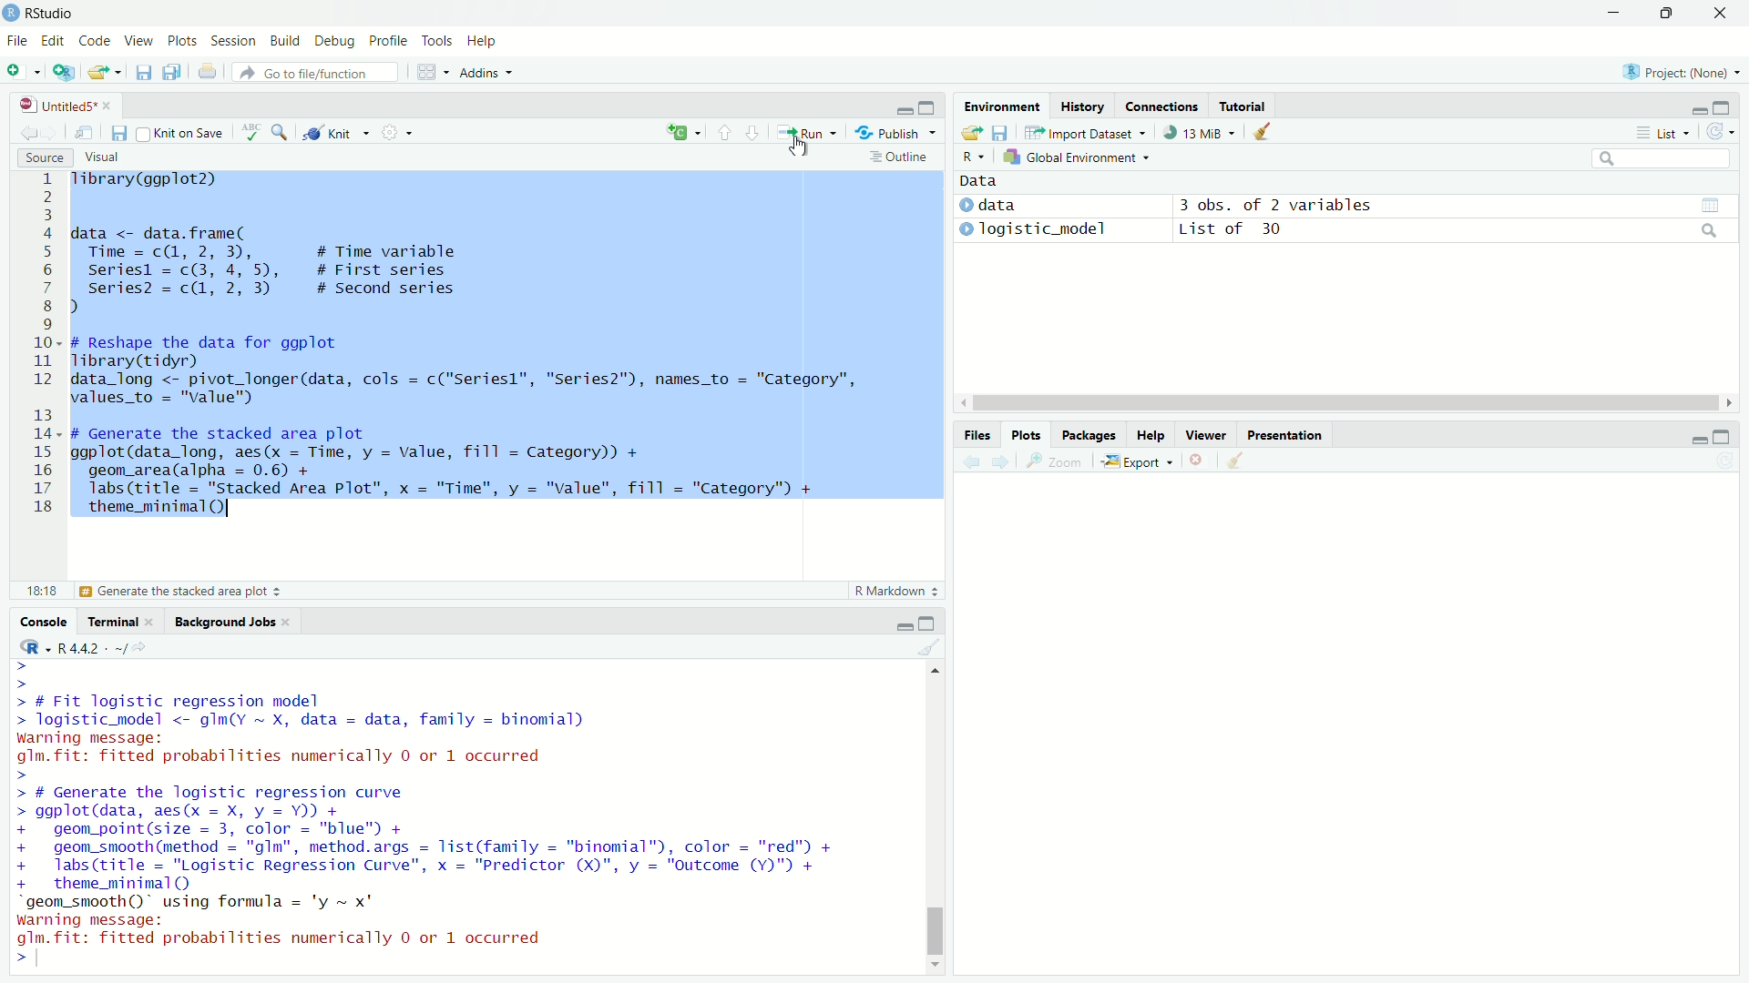 This screenshot has width=1749, height=983. What do you see at coordinates (1687, 72) in the screenshot?
I see `Project: (None)` at bounding box center [1687, 72].